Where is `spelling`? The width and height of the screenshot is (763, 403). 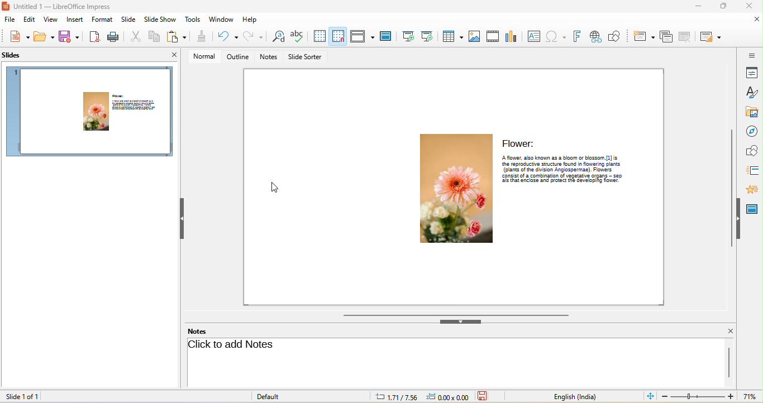 spelling is located at coordinates (297, 37).